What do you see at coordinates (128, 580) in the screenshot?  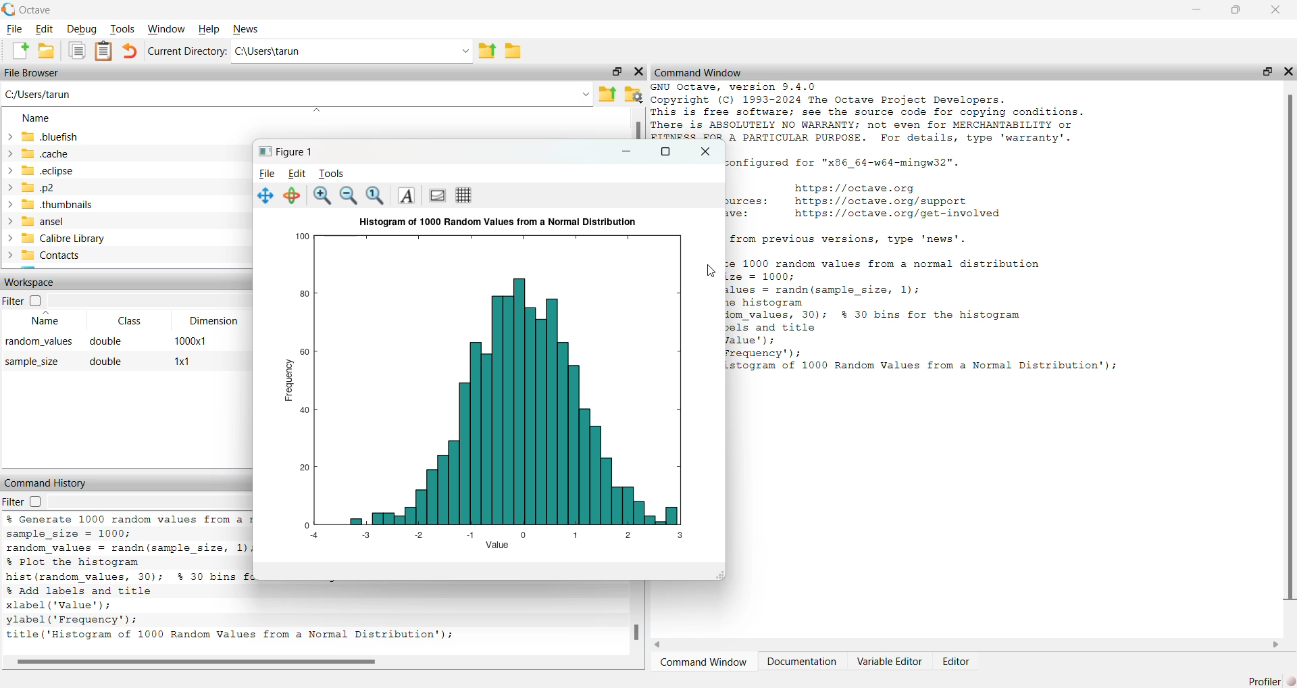 I see `% Generate 1000 random values from a 1
sample_size = 1000;

random values = randn(sample_size, 1)}
$ Plot the histogram

hist (random values, 30); $% 30 bins fe
$ Add labels and title

xlabel ('Value');

ylabel (' Frequency’) ;

title('Histogram of 1000 Random Values` at bounding box center [128, 580].